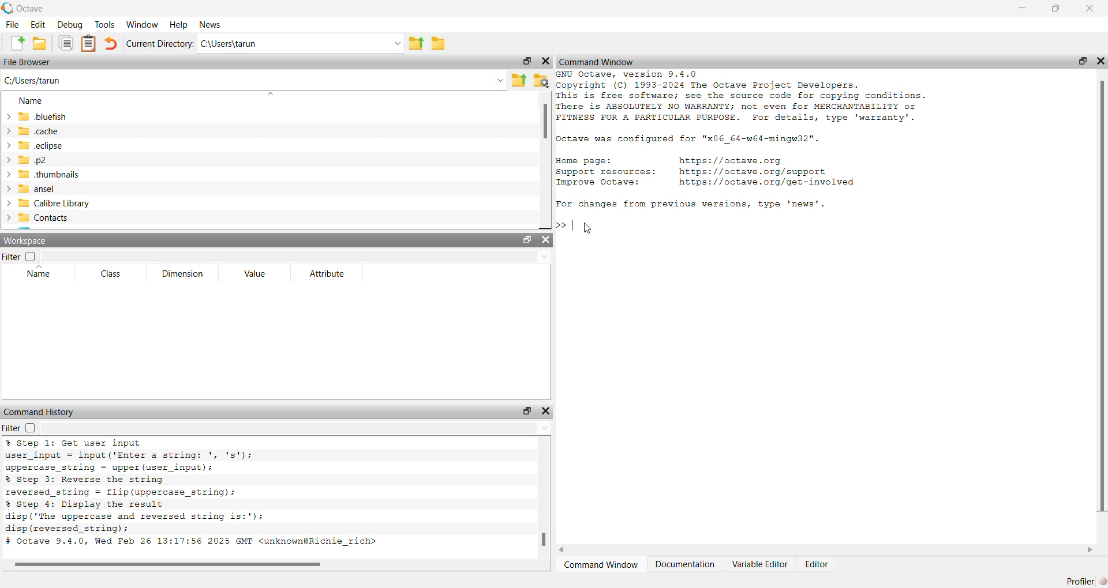 The image size is (1108, 588). I want to click on minimize, so click(1024, 9).